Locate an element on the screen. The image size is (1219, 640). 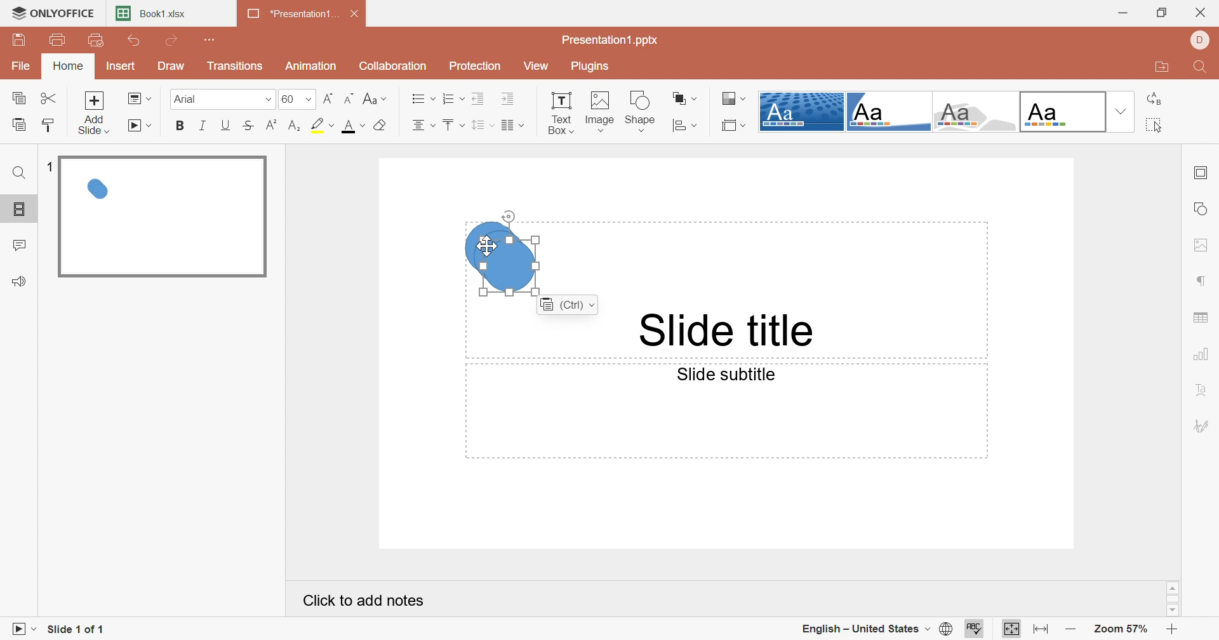
Font size is located at coordinates (297, 98).